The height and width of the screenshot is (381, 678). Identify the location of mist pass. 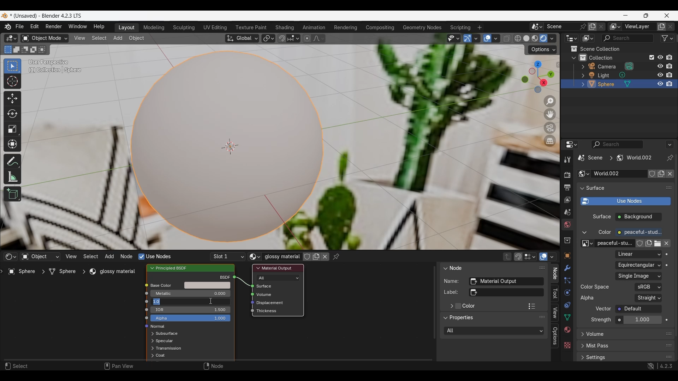
(598, 346).